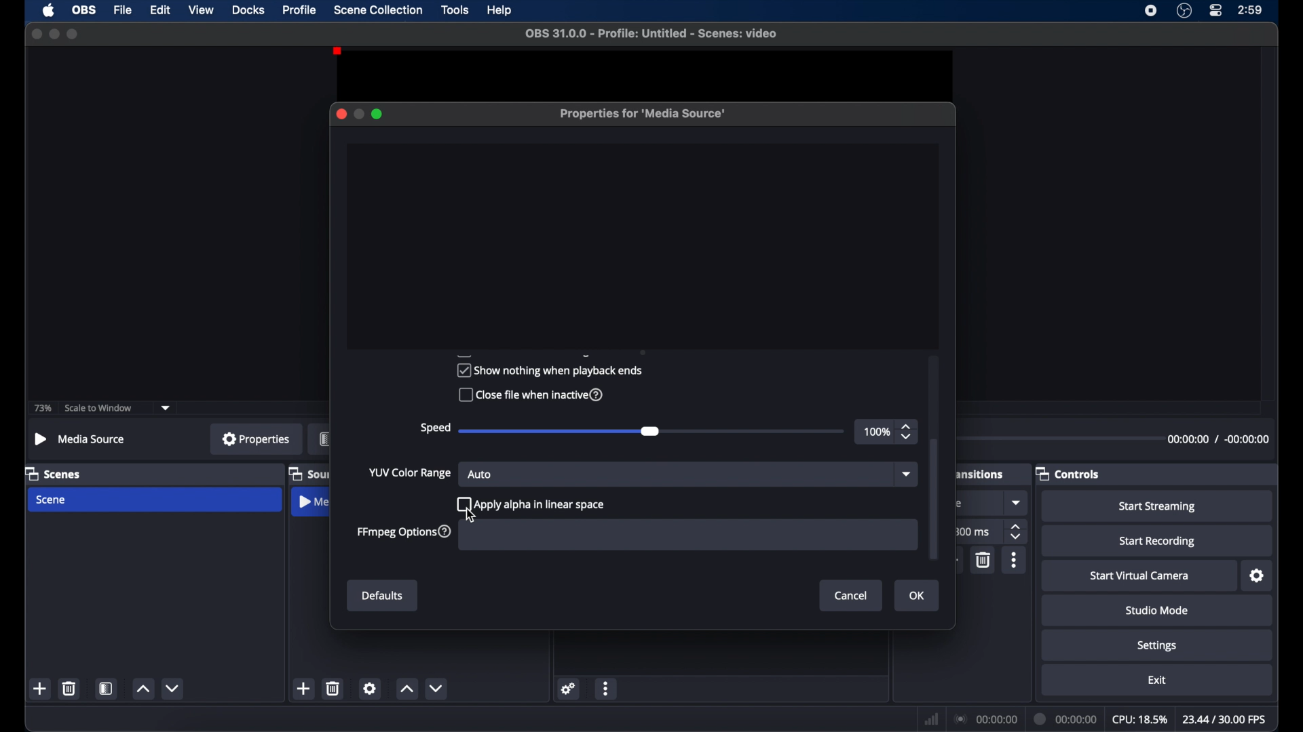 This screenshot has width=1303, height=732. Describe the element at coordinates (166, 408) in the screenshot. I see `dropdown` at that location.